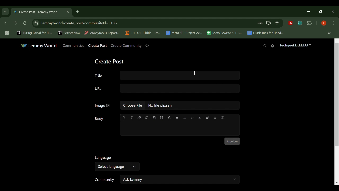  What do you see at coordinates (154, 118) in the screenshot?
I see `upload image` at bounding box center [154, 118].